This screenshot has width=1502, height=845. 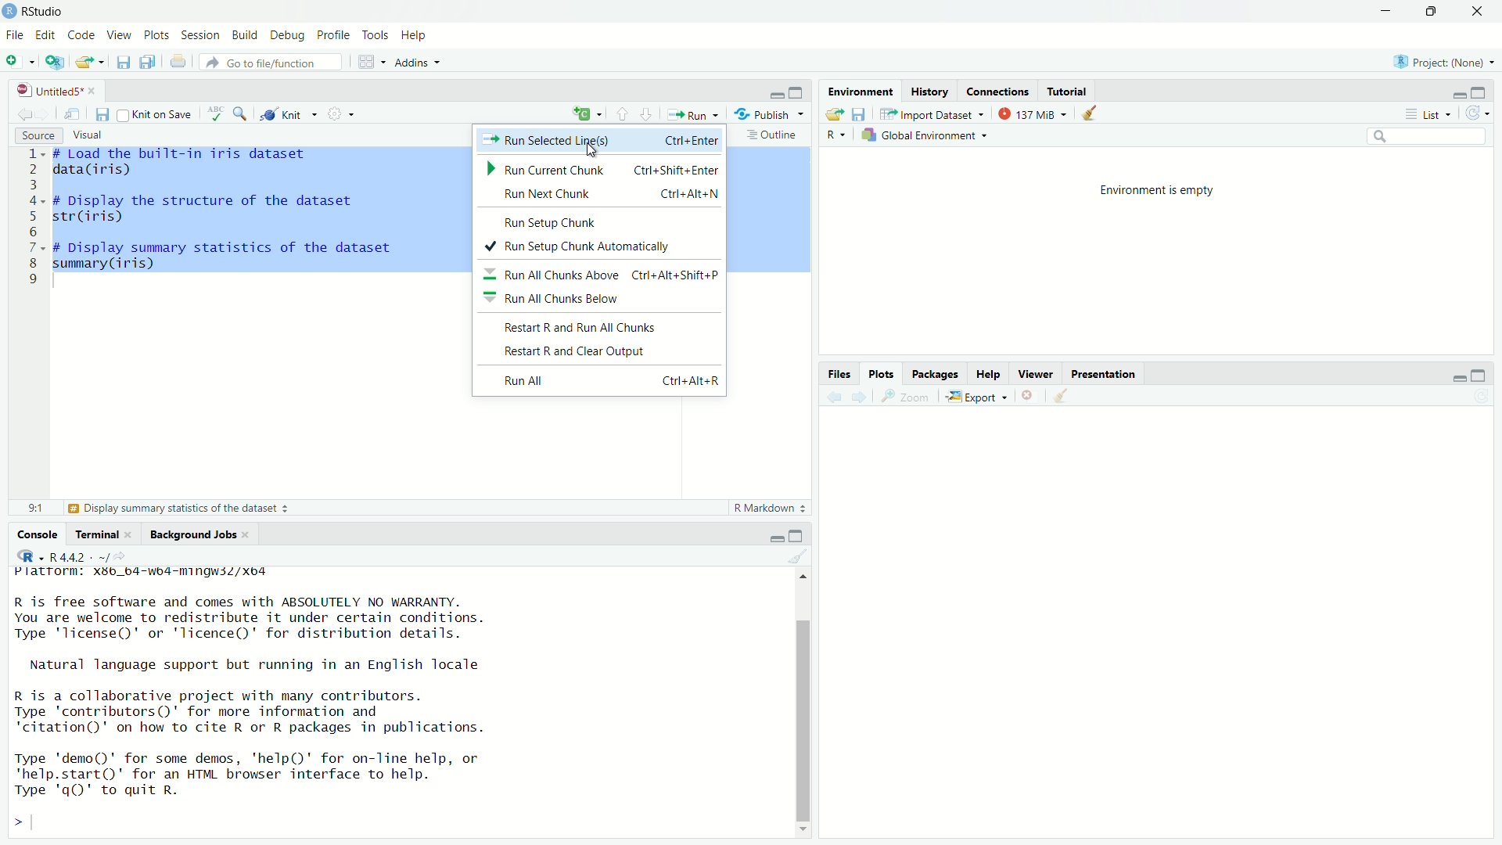 What do you see at coordinates (200, 535) in the screenshot?
I see `Background Jobs` at bounding box center [200, 535].